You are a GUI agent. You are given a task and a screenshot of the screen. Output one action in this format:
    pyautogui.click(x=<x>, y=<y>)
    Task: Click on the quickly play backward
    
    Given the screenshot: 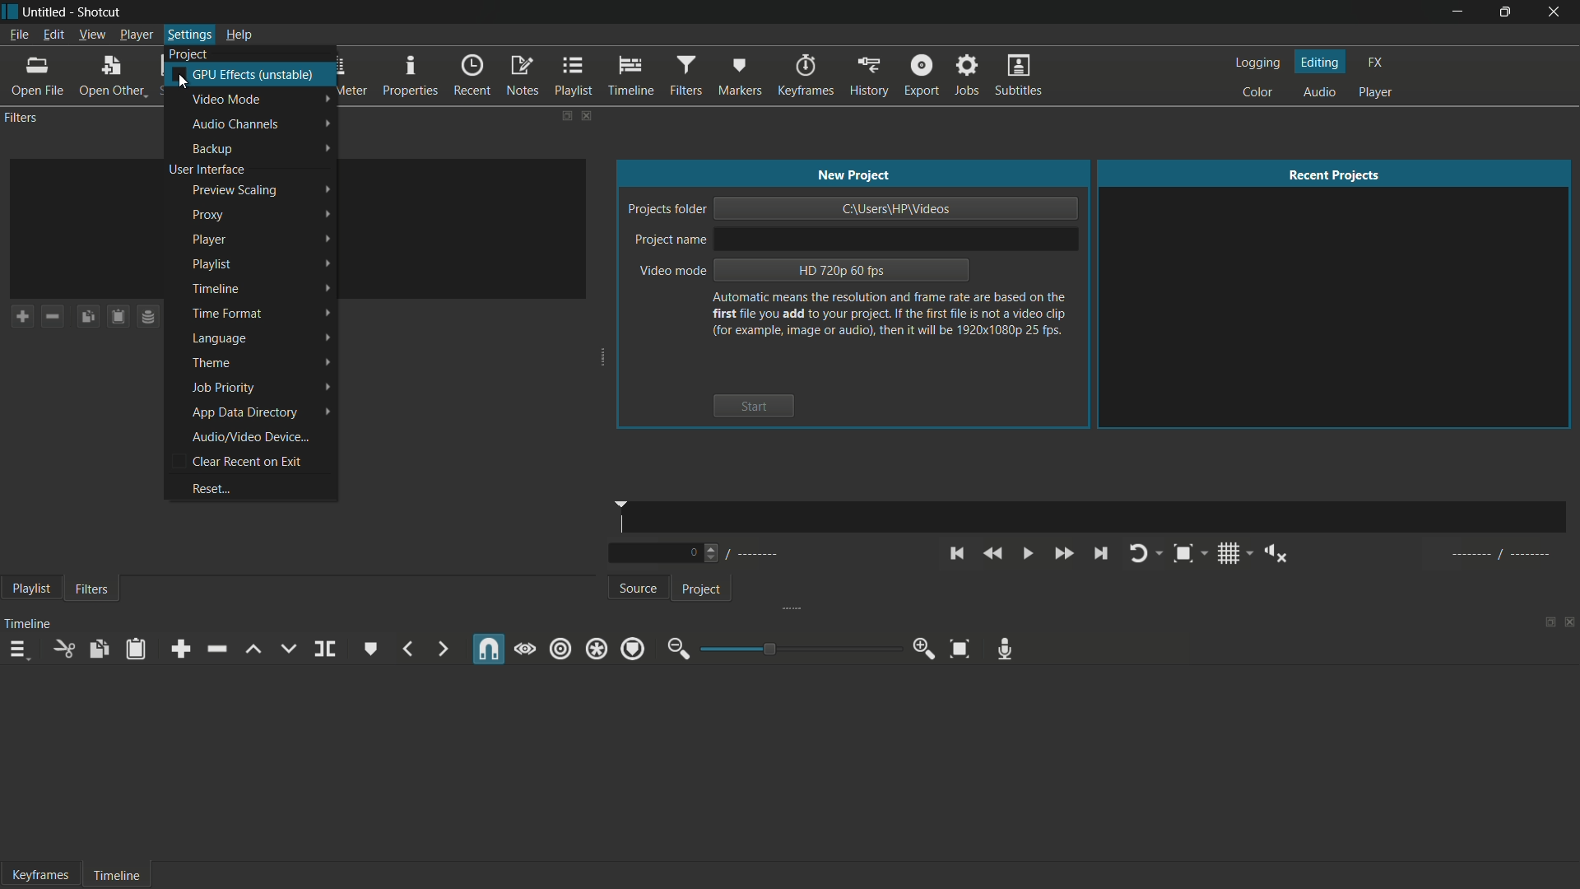 What is the action you would take?
    pyautogui.click(x=991, y=552)
    